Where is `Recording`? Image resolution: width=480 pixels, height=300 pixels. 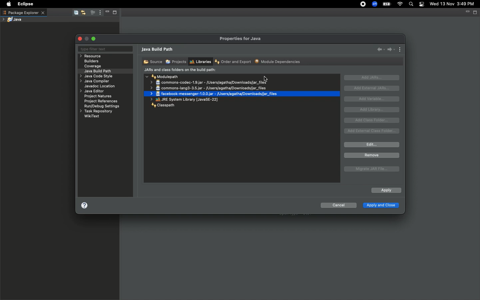 Recording is located at coordinates (363, 5).